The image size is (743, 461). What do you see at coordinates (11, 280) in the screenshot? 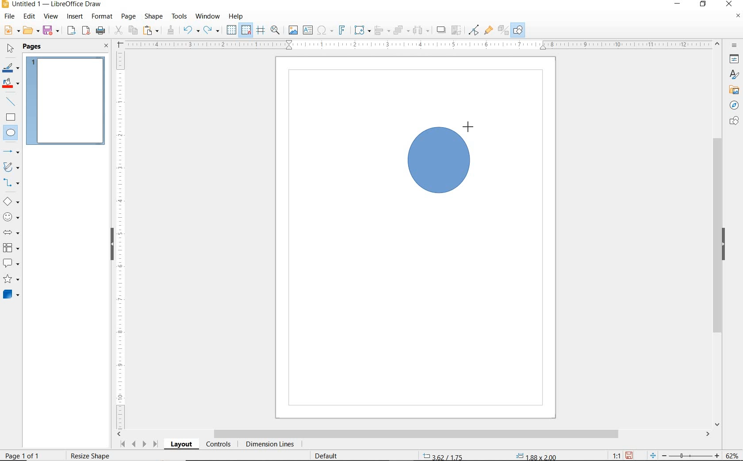
I see `STARS AND BANNERS` at bounding box center [11, 280].